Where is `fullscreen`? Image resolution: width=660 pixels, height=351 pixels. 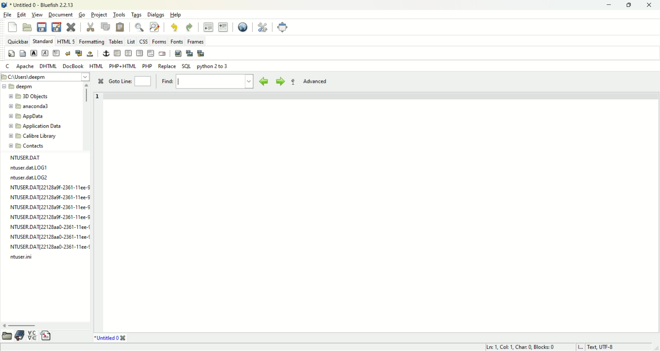
fullscreen is located at coordinates (282, 27).